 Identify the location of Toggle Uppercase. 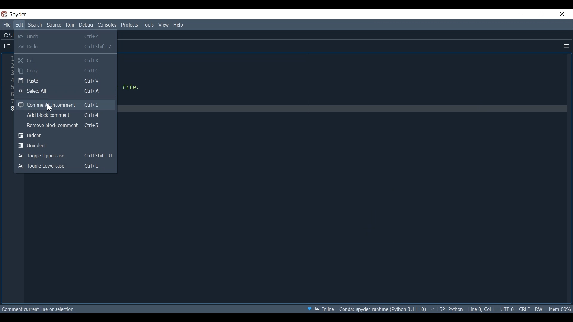
(66, 156).